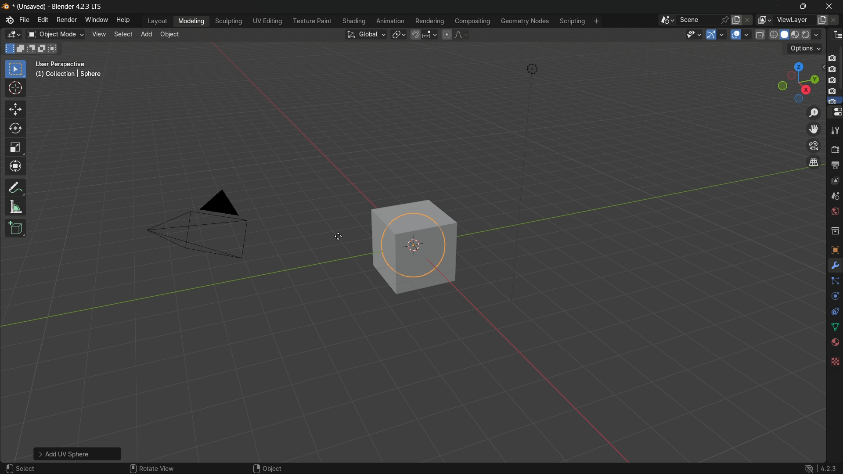 This screenshot has height=474, width=843. I want to click on browse views, so click(765, 21).